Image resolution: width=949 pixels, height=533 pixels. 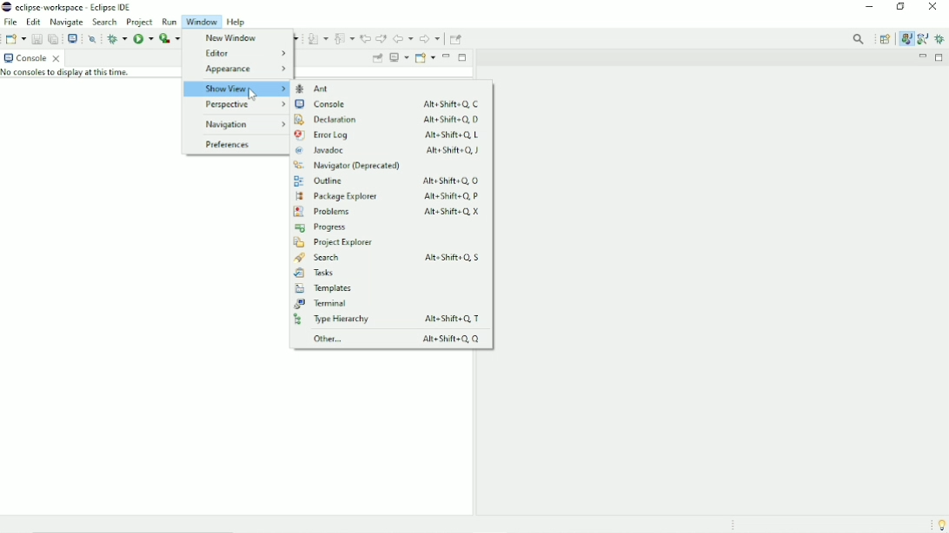 What do you see at coordinates (105, 23) in the screenshot?
I see `Search` at bounding box center [105, 23].